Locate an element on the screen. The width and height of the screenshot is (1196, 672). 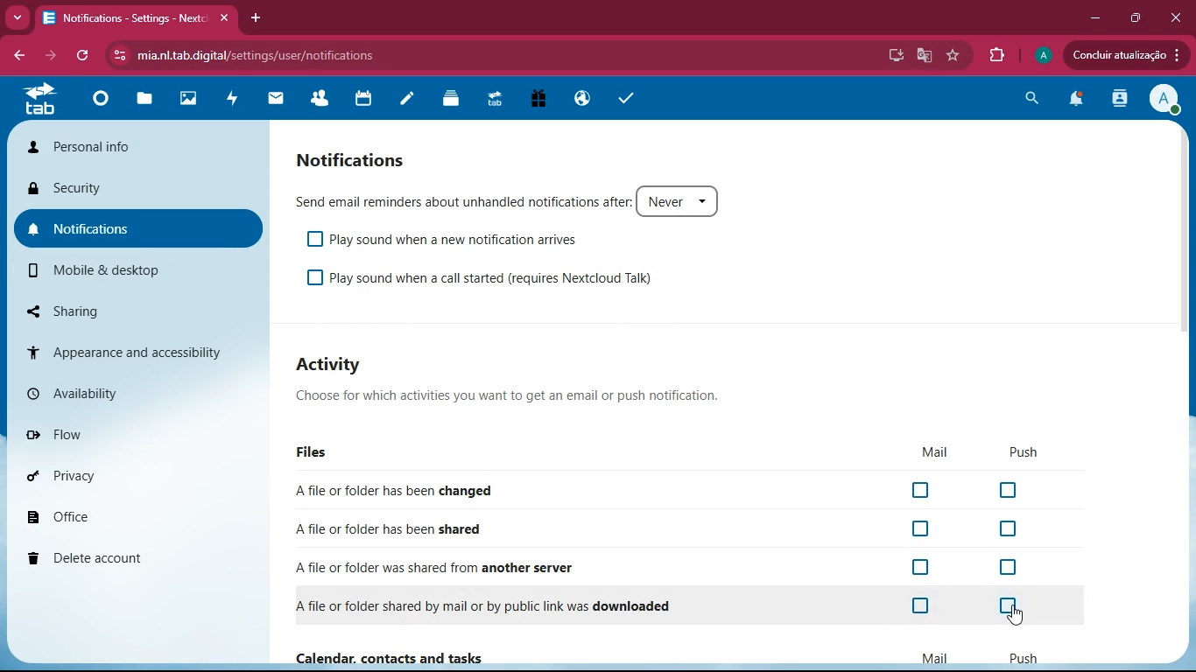
tasks is located at coordinates (626, 98).